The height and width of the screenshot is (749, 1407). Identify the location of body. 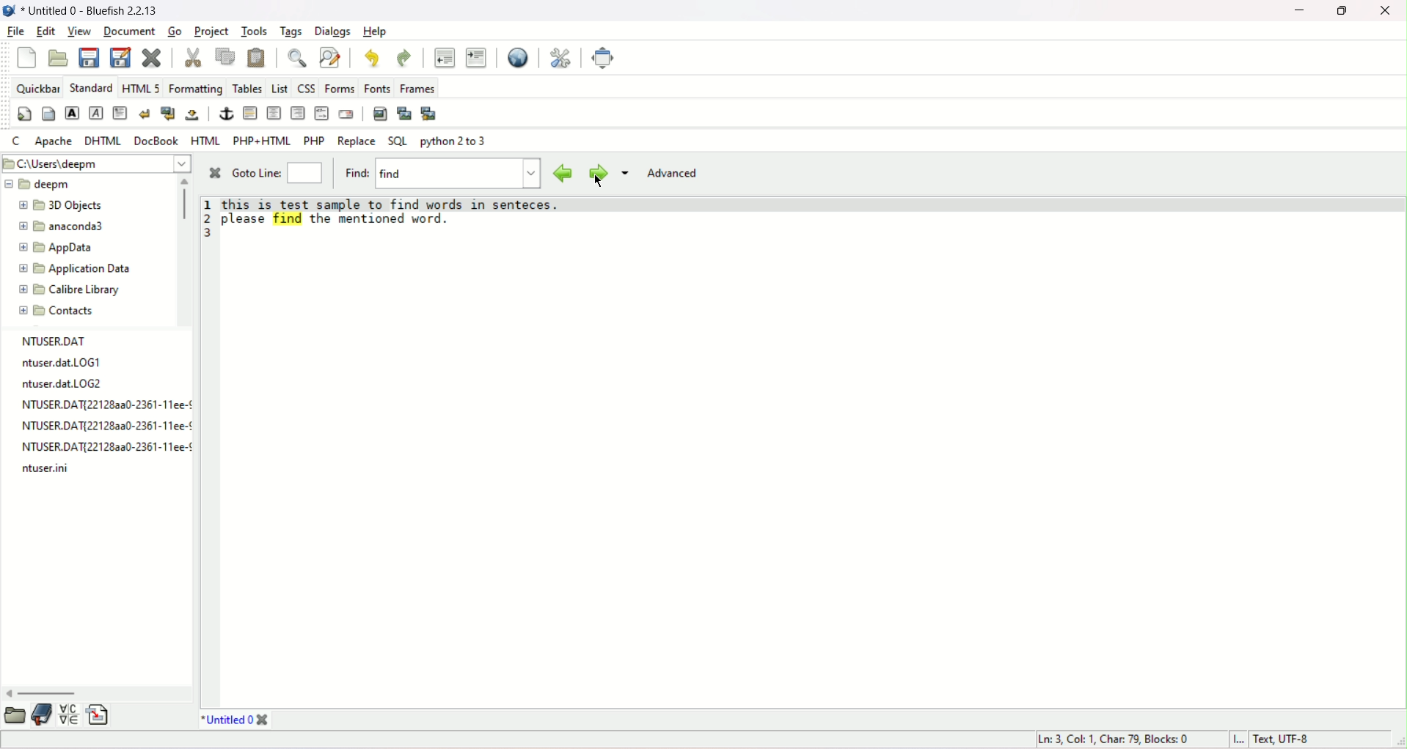
(48, 114).